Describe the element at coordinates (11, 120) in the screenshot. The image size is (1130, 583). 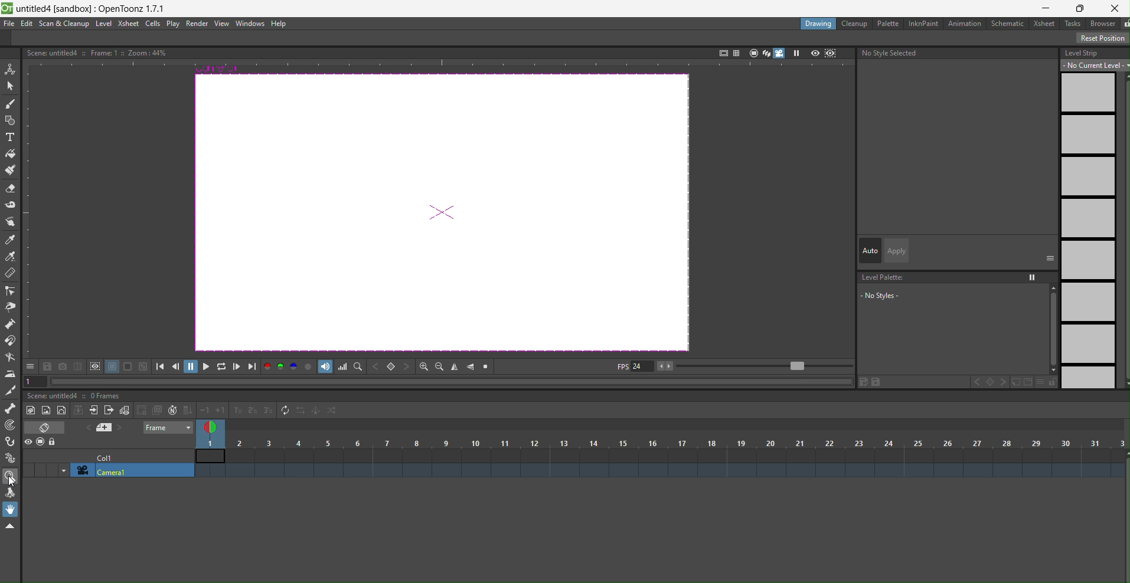
I see `geometric tool` at that location.